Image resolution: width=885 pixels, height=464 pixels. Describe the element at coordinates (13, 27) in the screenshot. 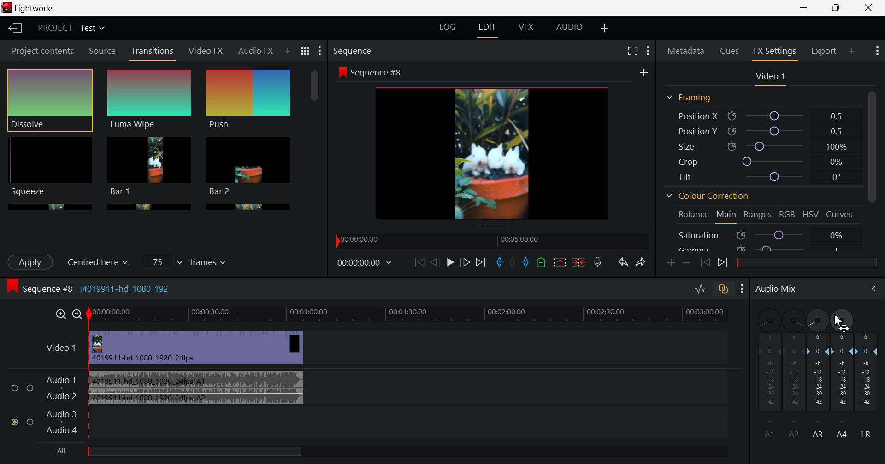

I see `Back to Homepage` at that location.